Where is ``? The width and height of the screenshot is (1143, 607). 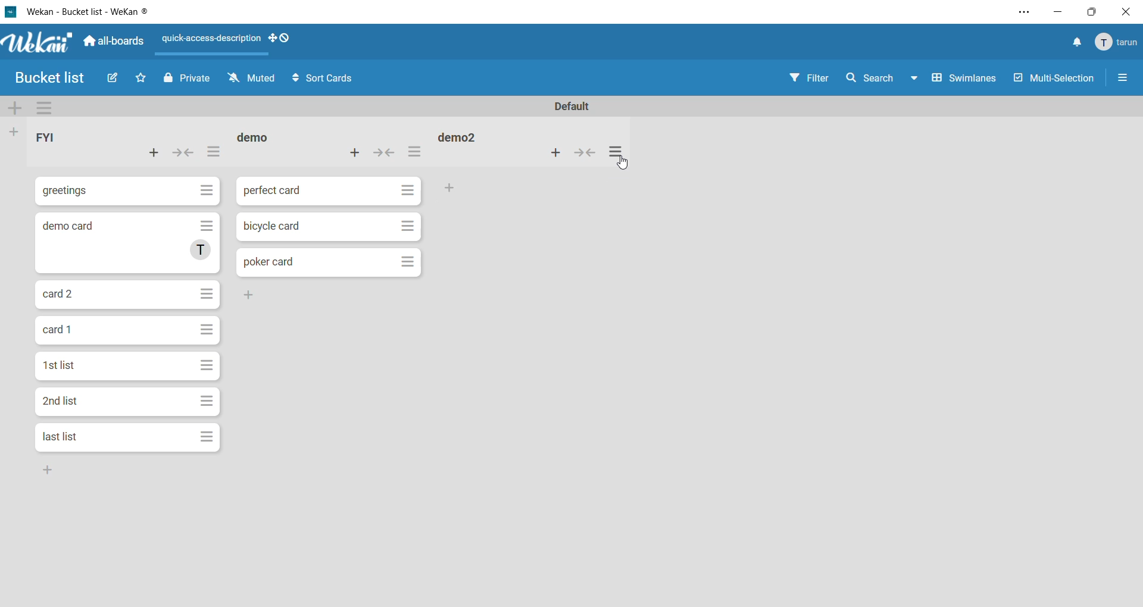  is located at coordinates (257, 295).